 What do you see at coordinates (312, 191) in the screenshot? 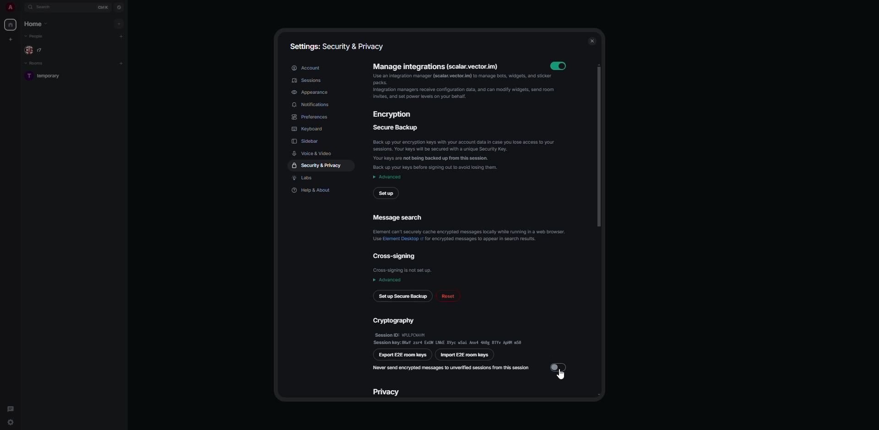
I see `help & about` at bounding box center [312, 191].